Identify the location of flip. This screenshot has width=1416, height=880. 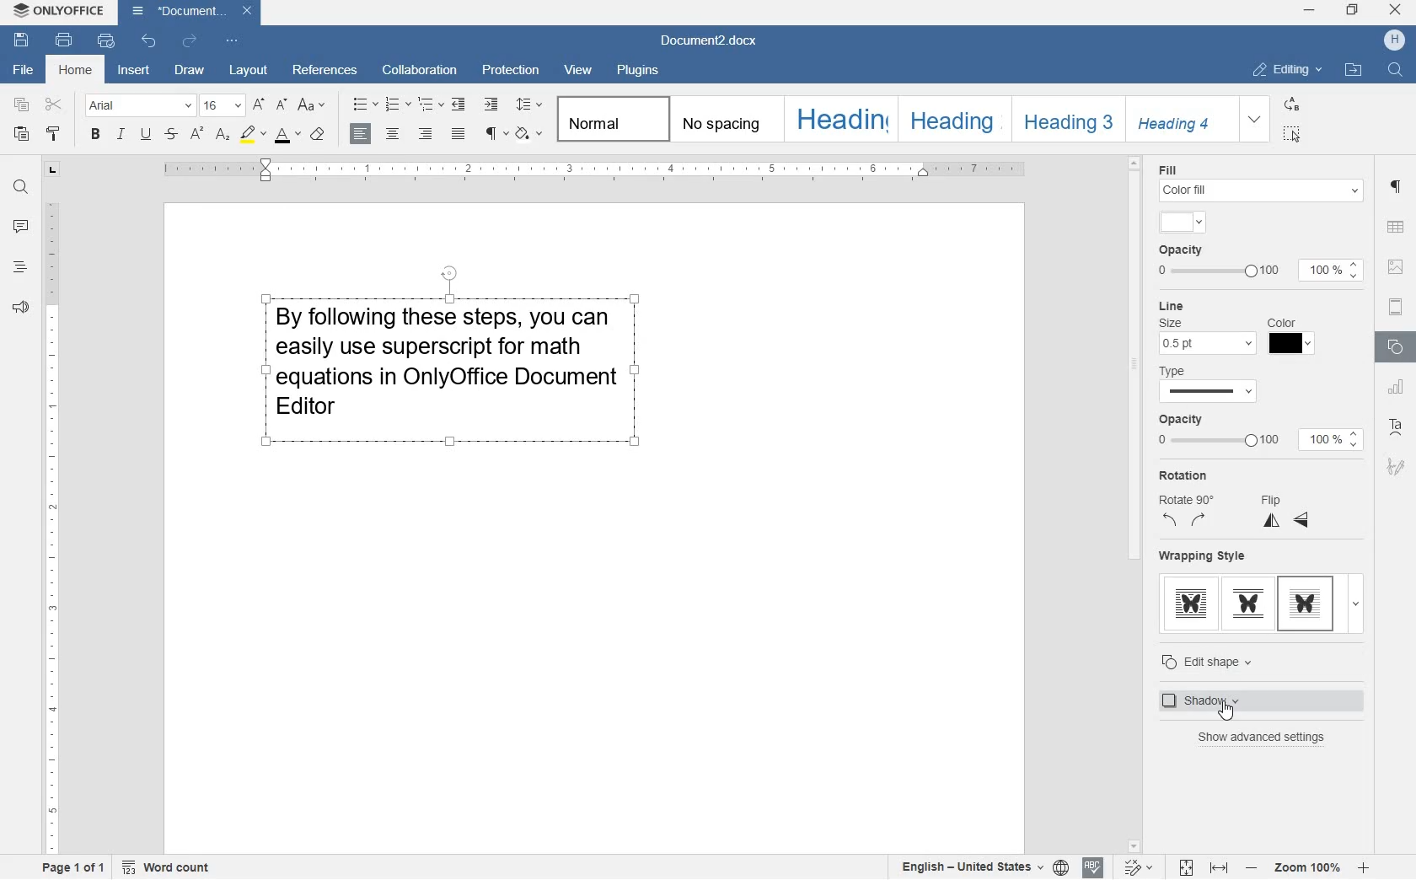
(1285, 514).